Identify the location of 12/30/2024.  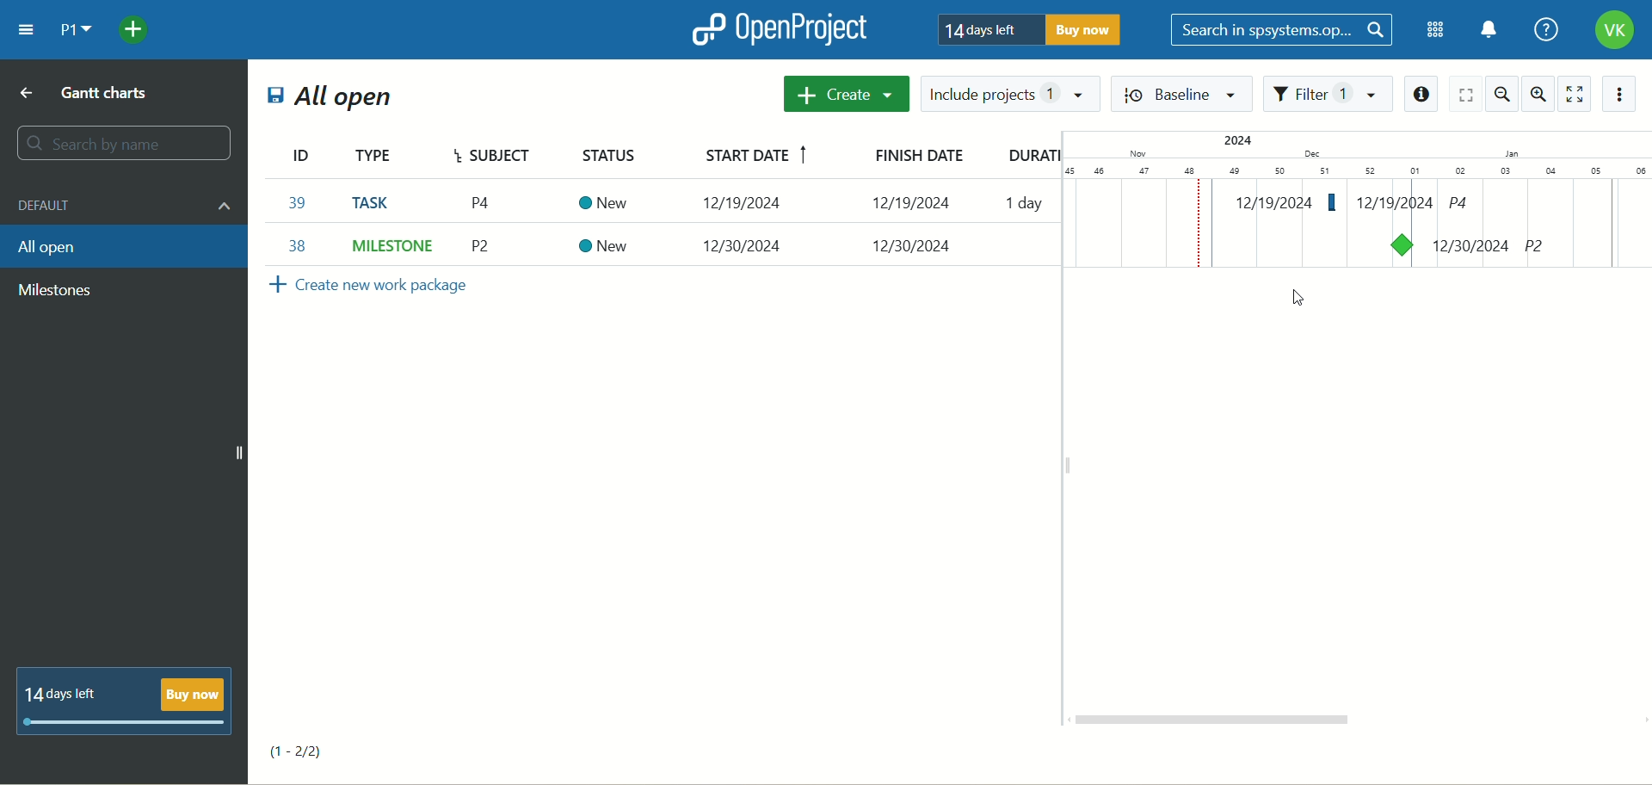
(752, 203).